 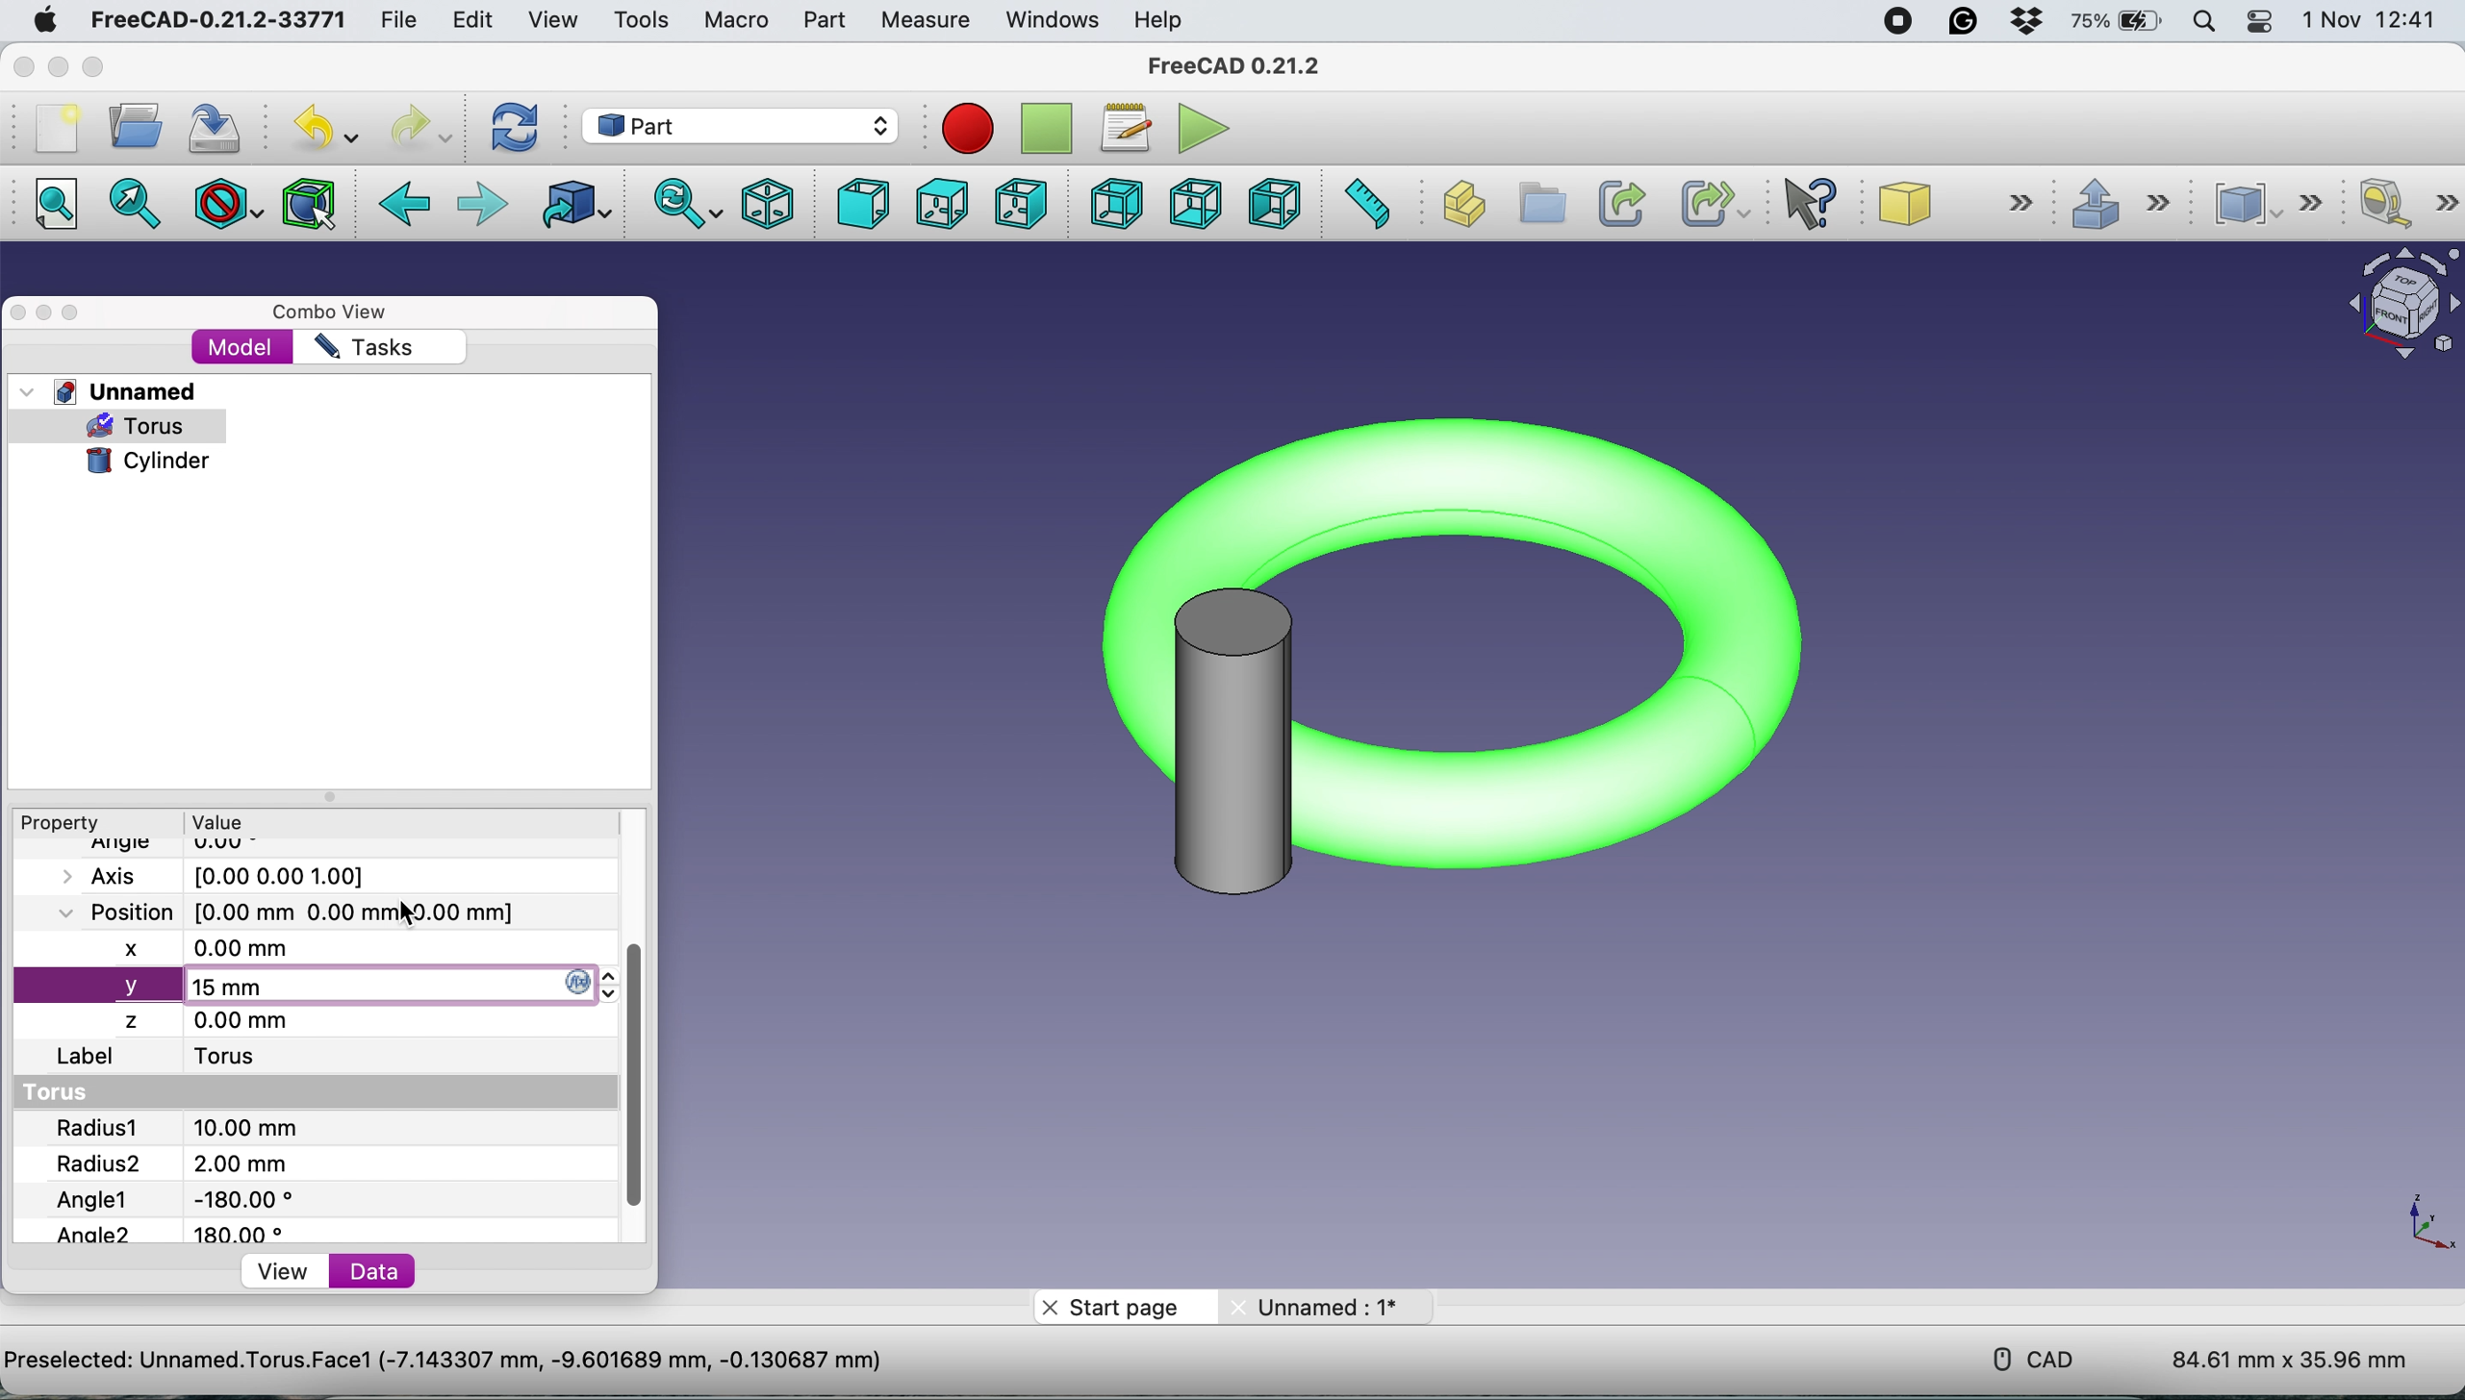 What do you see at coordinates (241, 1059) in the screenshot?
I see `torus` at bounding box center [241, 1059].